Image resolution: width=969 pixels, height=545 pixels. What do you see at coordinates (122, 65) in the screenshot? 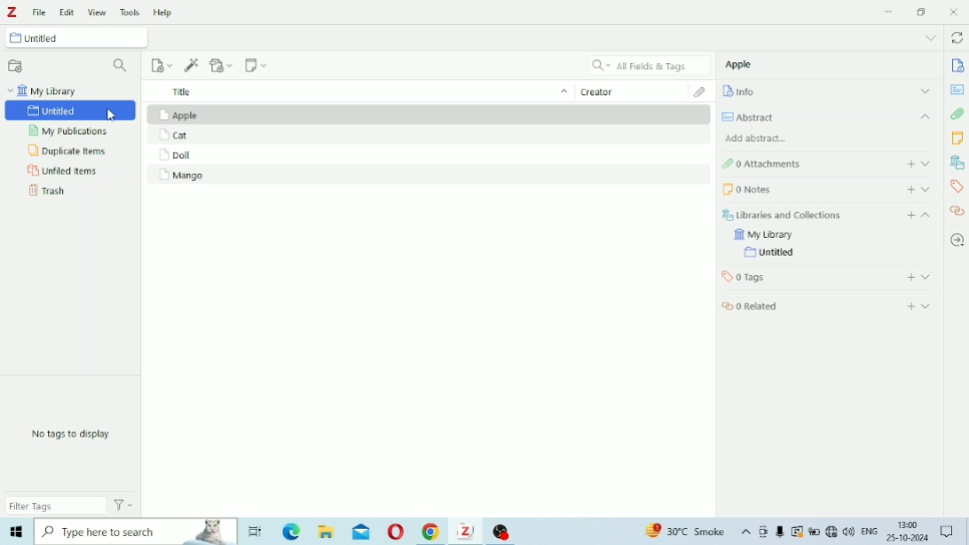
I see `Filter Collections` at bounding box center [122, 65].